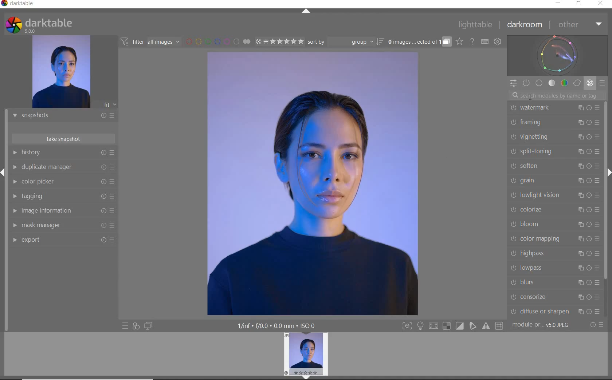  What do you see at coordinates (554, 268) in the screenshot?
I see `LOWPASS` at bounding box center [554, 268].